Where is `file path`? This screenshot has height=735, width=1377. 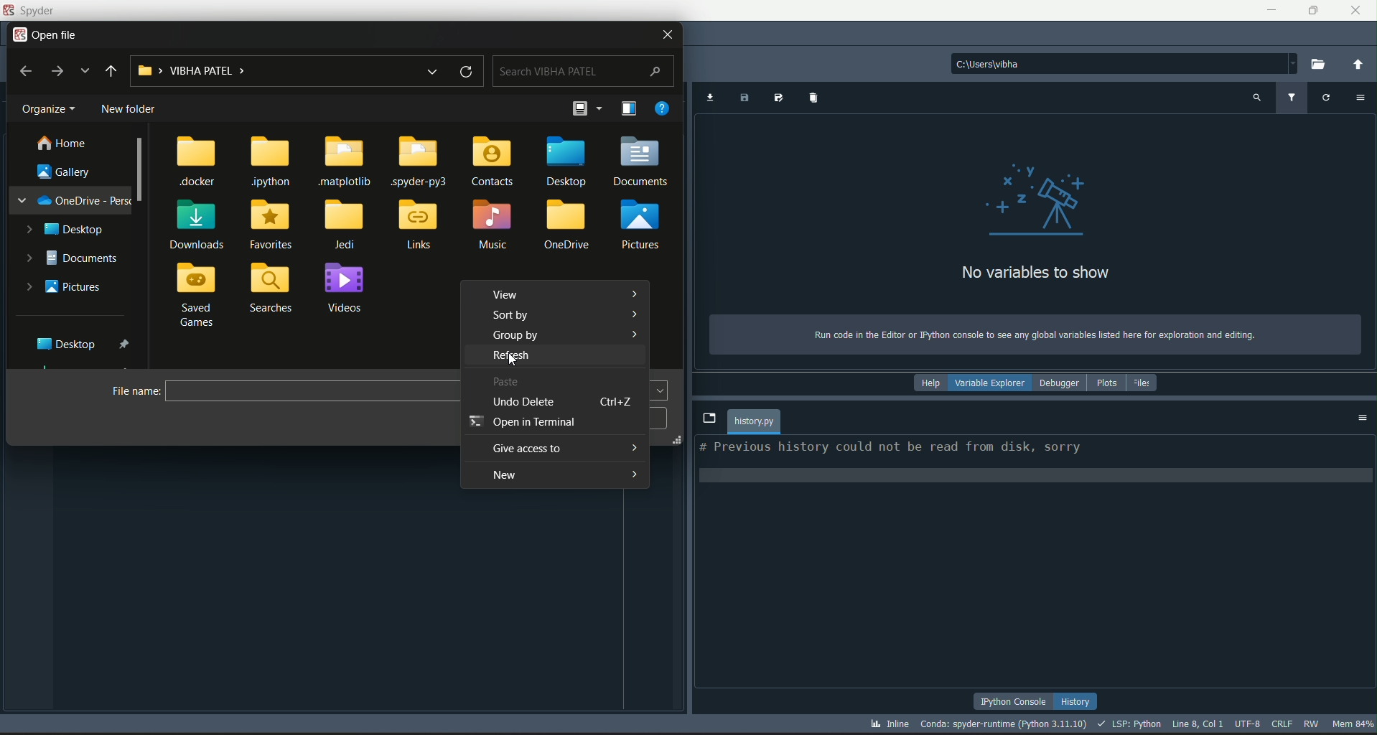 file path is located at coordinates (1125, 62).